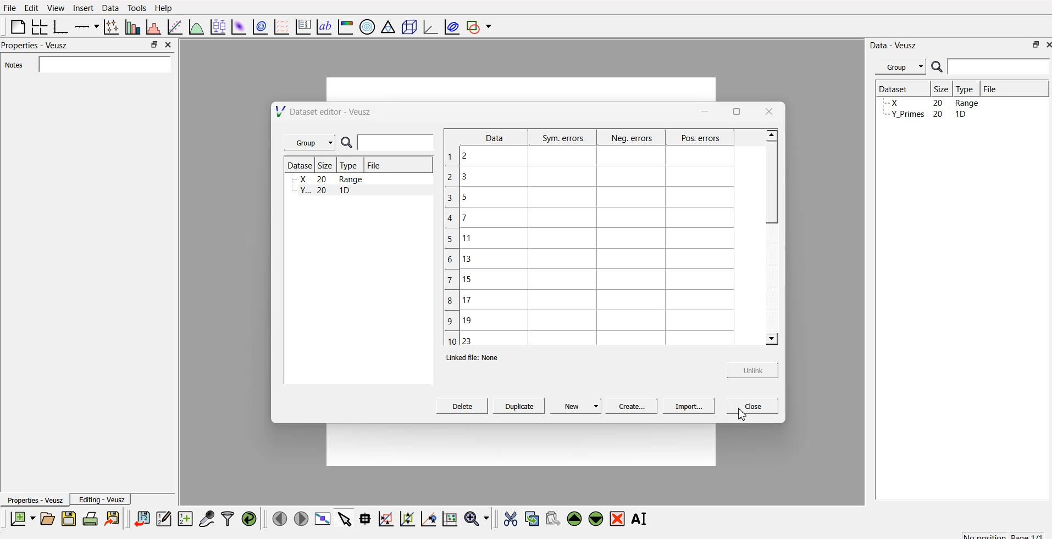  Describe the element at coordinates (323, 191) in the screenshot. I see `y... 20 10` at that location.